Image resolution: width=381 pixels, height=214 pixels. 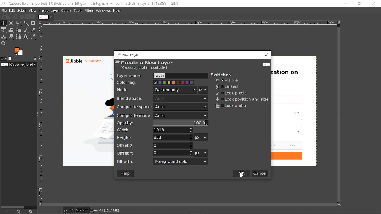 I want to click on Images, so click(x=10, y=59).